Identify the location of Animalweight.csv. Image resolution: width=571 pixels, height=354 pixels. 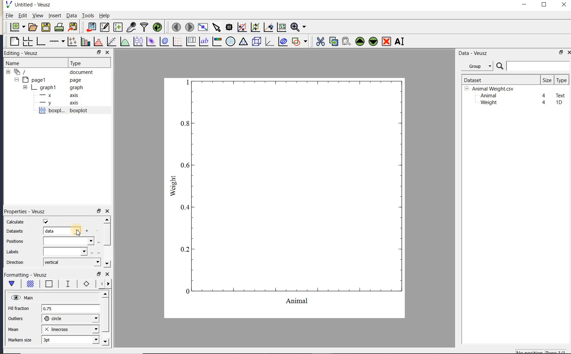
(491, 89).